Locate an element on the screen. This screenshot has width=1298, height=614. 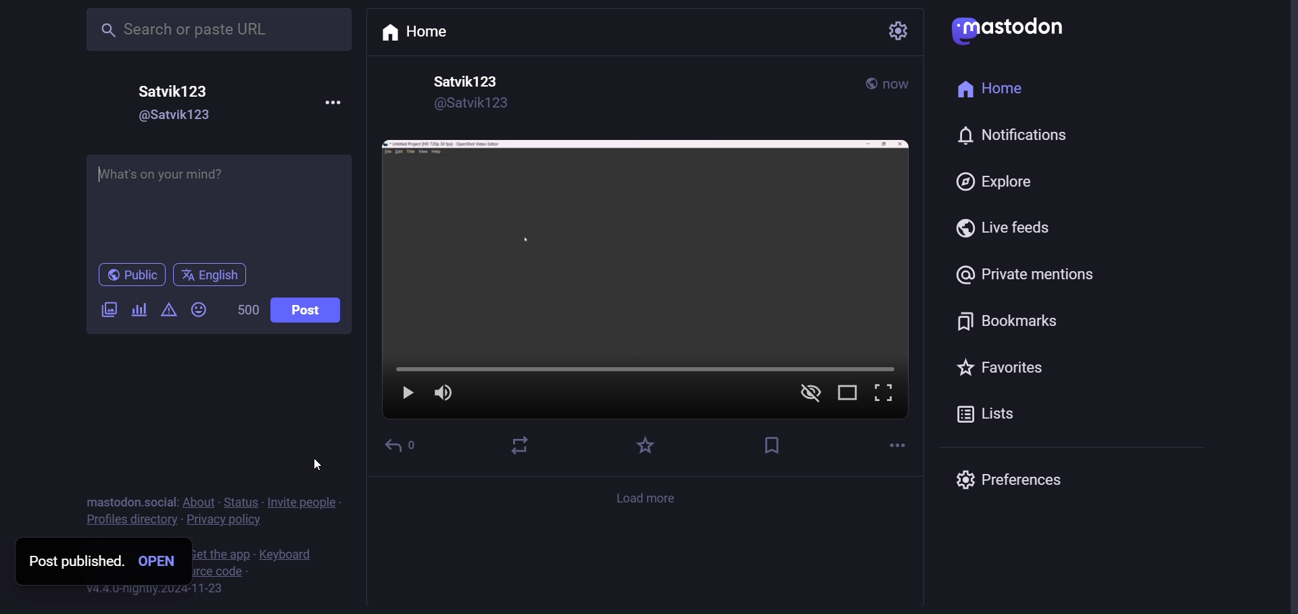
bookmark is located at coordinates (1006, 323).